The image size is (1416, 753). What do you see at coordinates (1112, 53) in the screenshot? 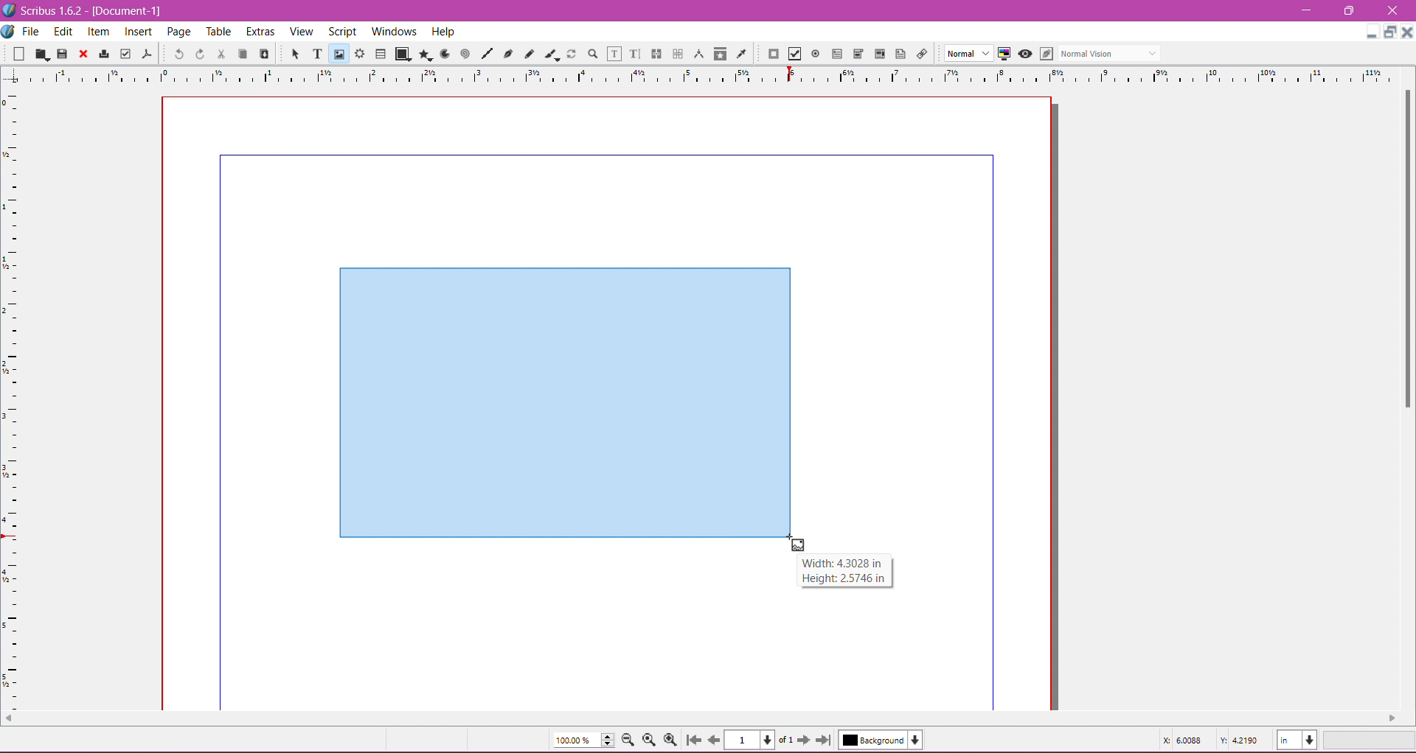
I see `Select visual appearance of the display` at bounding box center [1112, 53].